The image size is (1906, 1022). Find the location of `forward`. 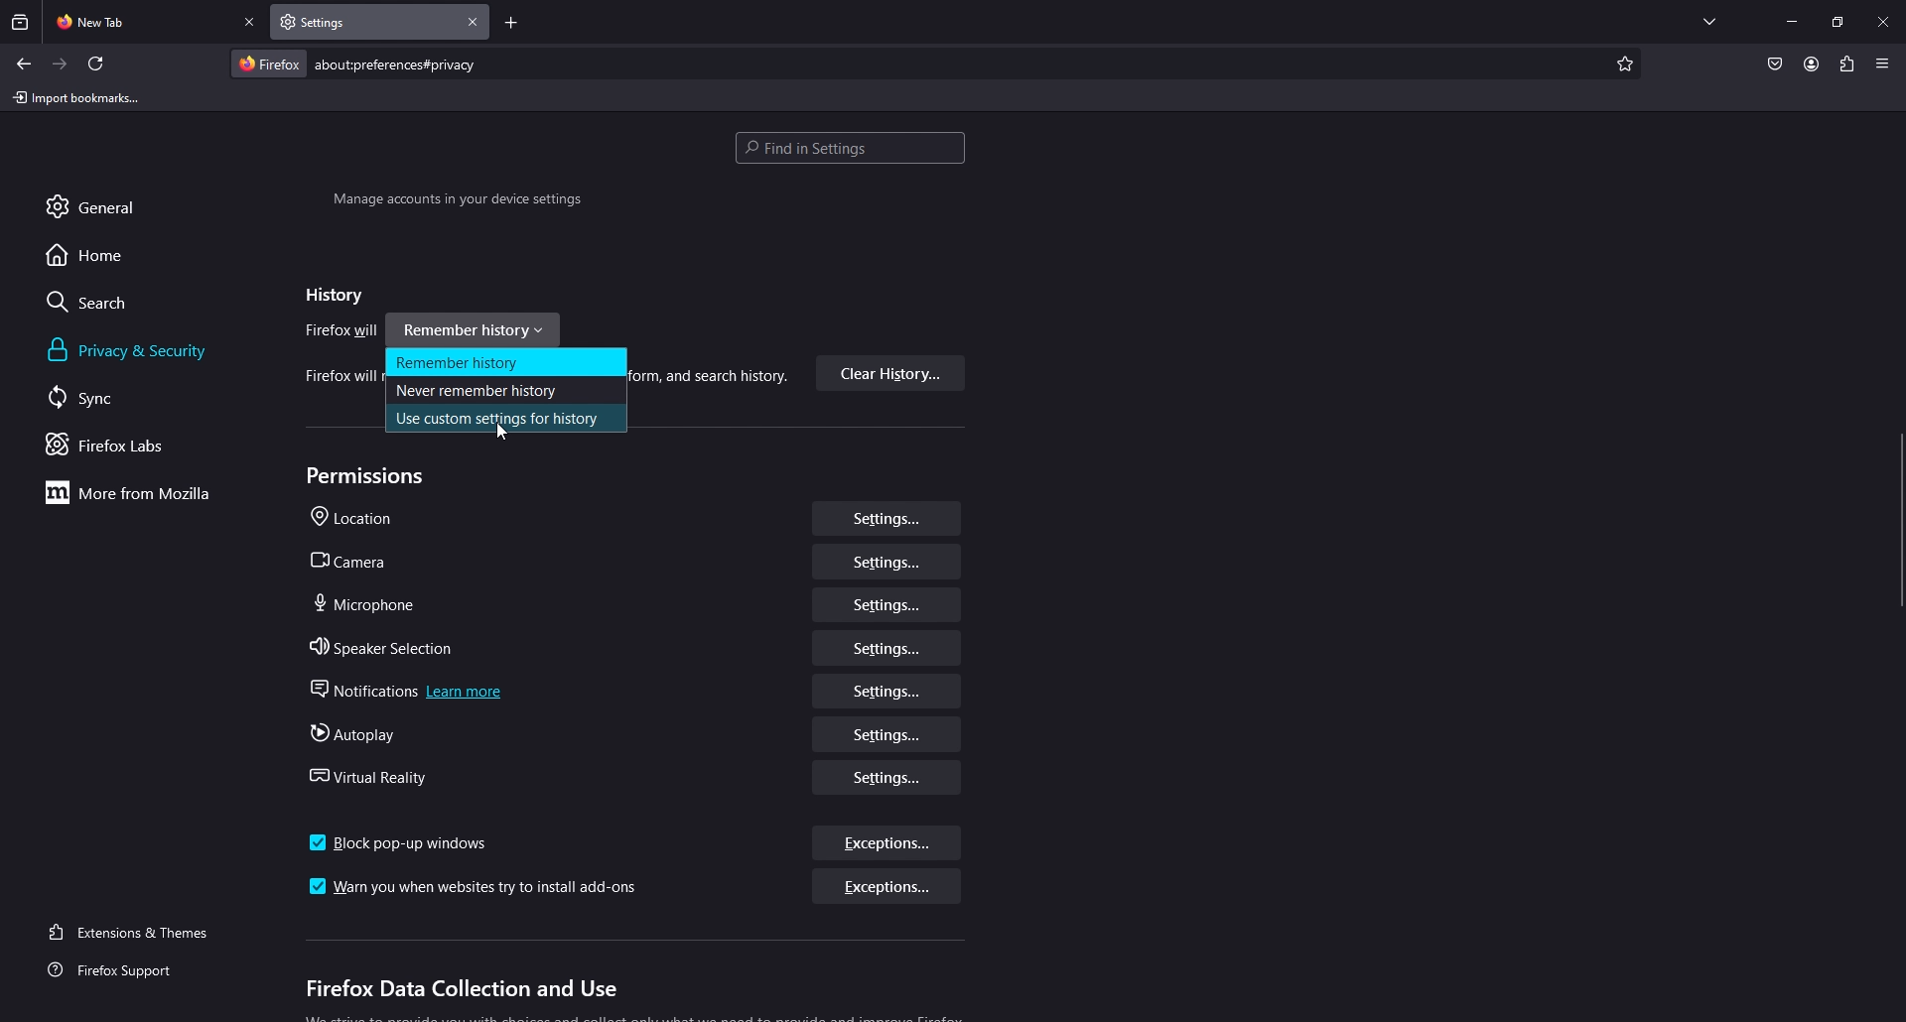

forward is located at coordinates (61, 64).